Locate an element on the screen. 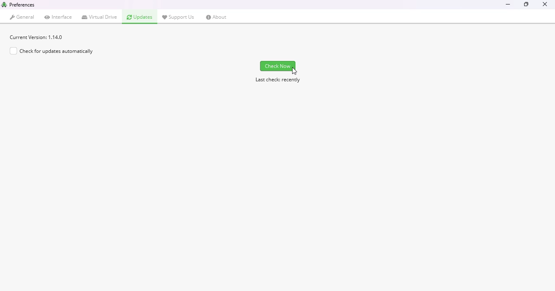 The width and height of the screenshot is (555, 291). preferences is located at coordinates (22, 4).